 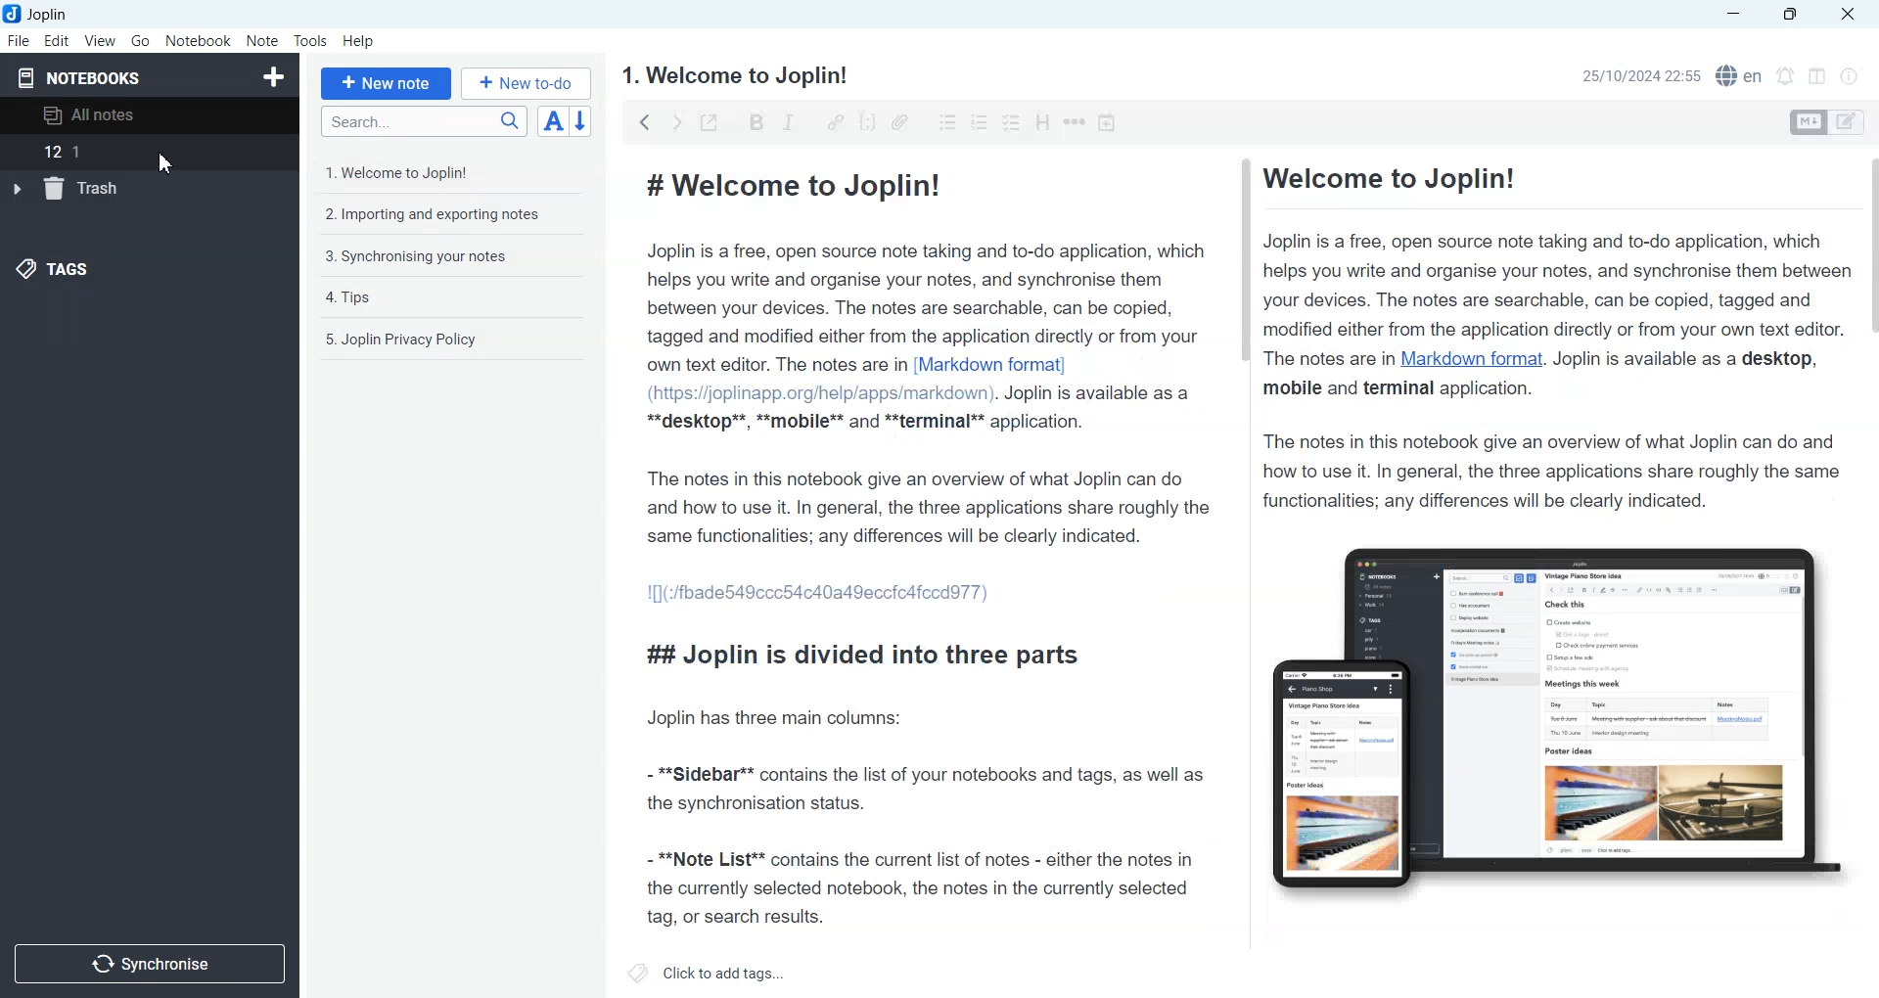 I want to click on Heading, so click(x=1044, y=114).